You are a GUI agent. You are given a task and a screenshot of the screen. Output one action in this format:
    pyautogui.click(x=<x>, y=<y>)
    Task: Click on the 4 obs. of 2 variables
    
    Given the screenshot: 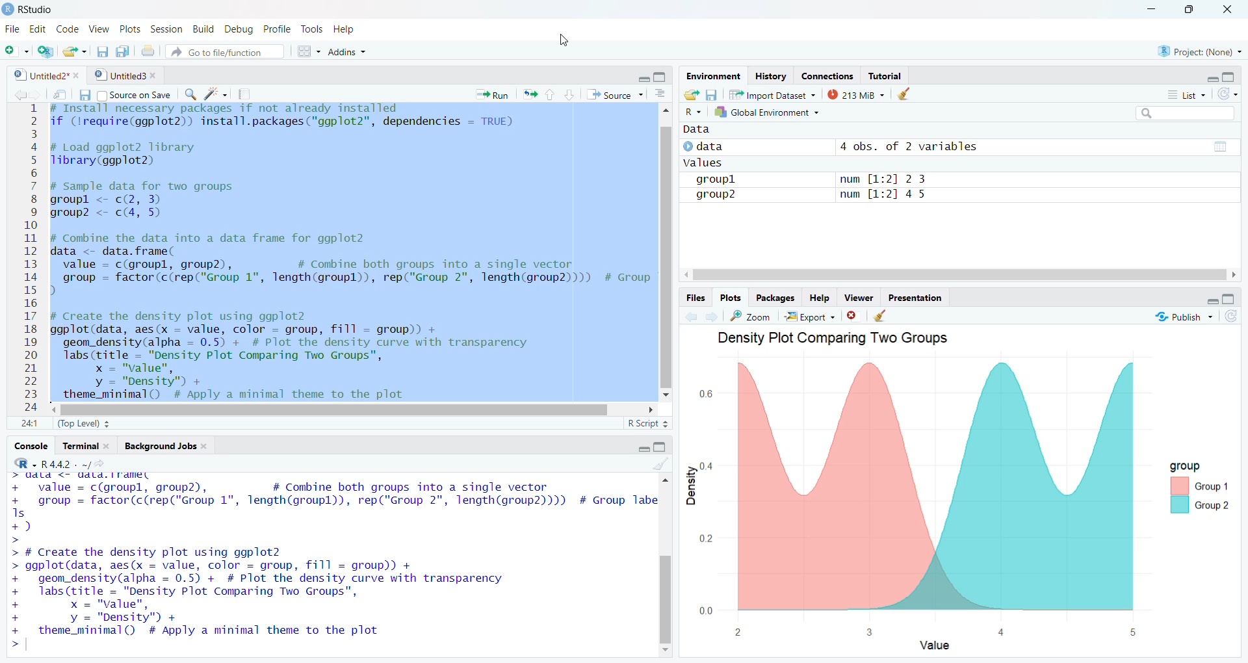 What is the action you would take?
    pyautogui.click(x=917, y=146)
    